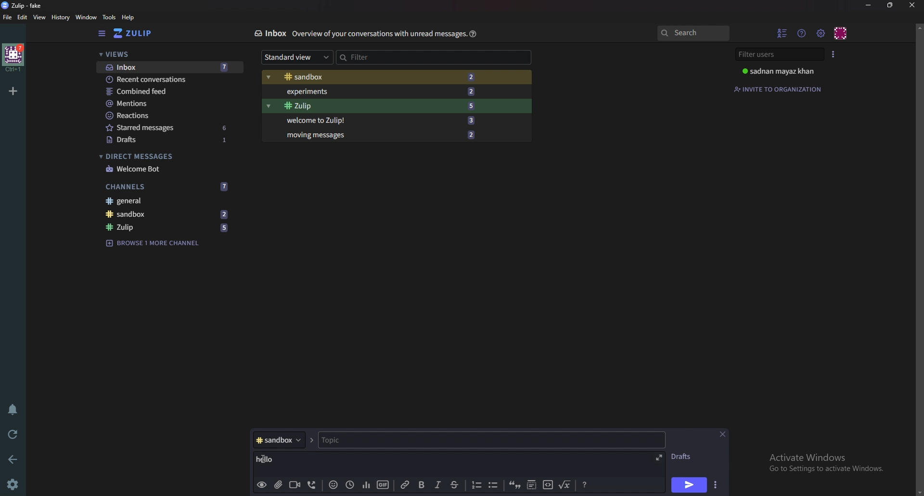  Describe the element at coordinates (683, 457) in the screenshot. I see `DRAFTS` at that location.